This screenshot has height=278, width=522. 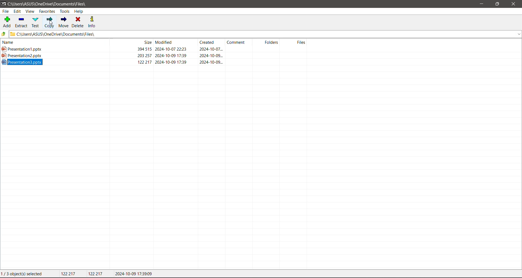 What do you see at coordinates (79, 12) in the screenshot?
I see `Help` at bounding box center [79, 12].